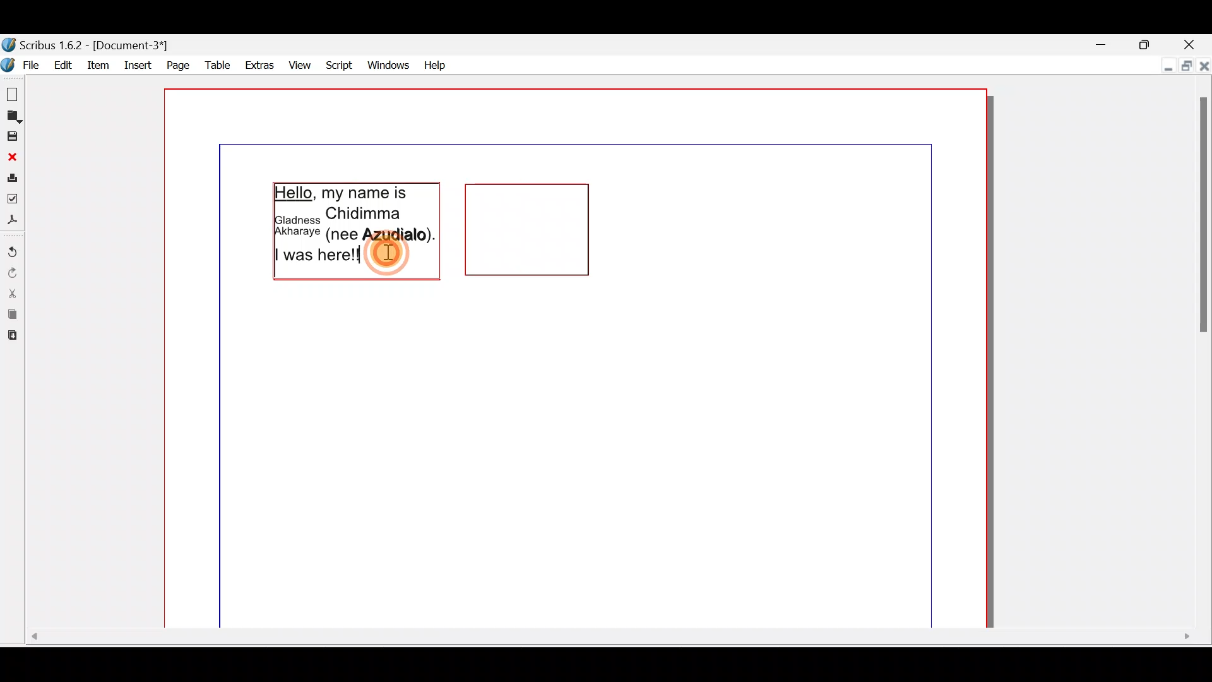 The width and height of the screenshot is (1212, 682). What do you see at coordinates (1147, 42) in the screenshot?
I see `Maximise` at bounding box center [1147, 42].